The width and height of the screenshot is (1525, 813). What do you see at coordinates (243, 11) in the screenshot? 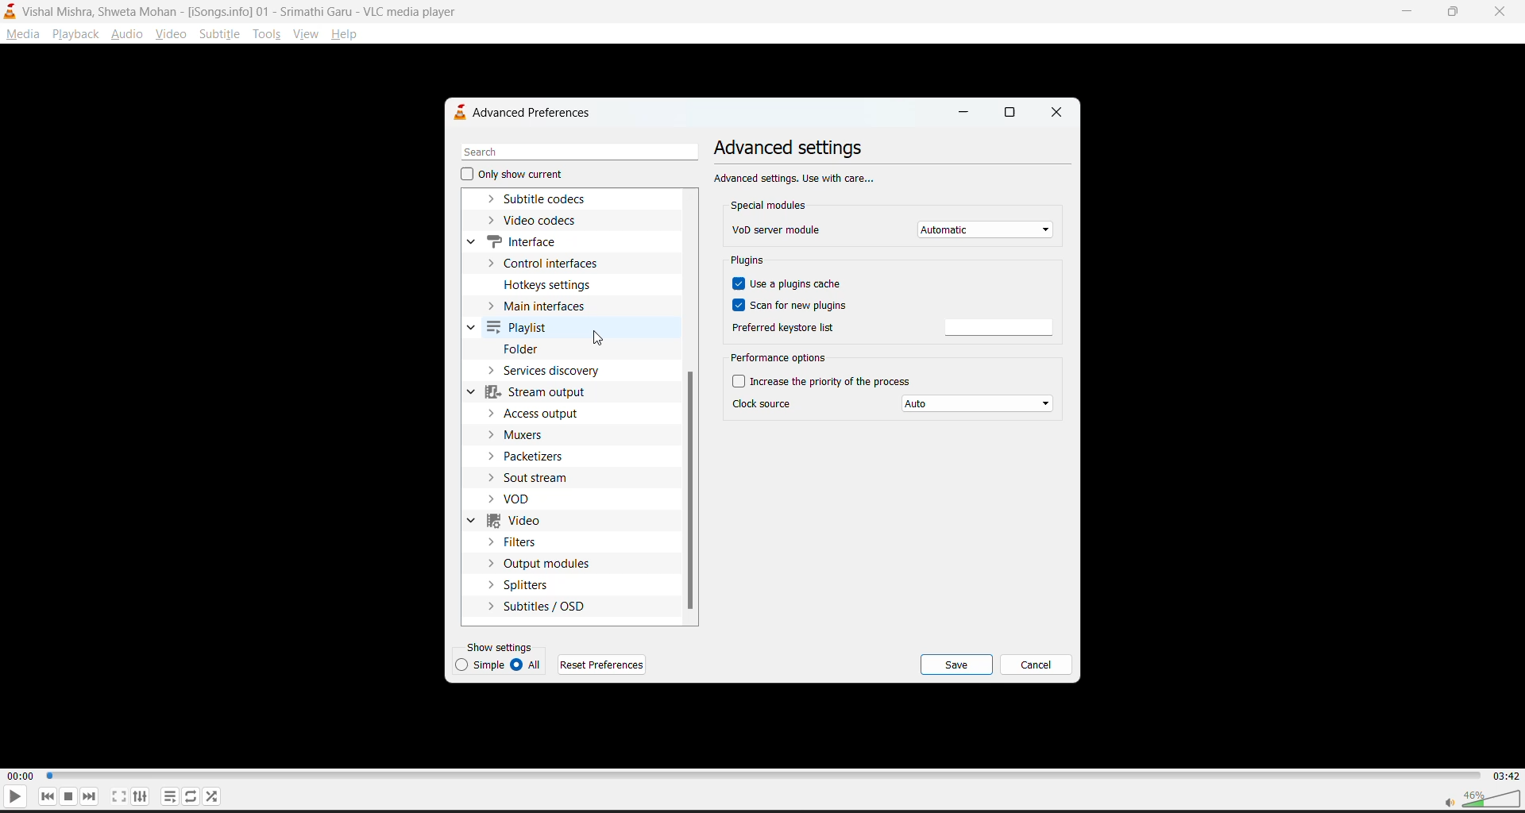
I see `Vishal Mishra, Shweta Mohan - [iSongs.ingo] - 01 - Srimathi Garu - VLC Player` at bounding box center [243, 11].